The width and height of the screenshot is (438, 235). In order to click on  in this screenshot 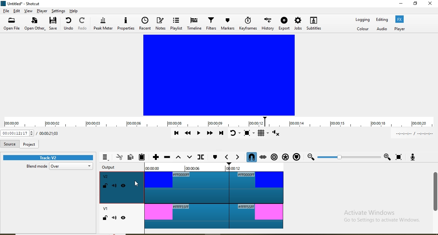, I will do `click(106, 157)`.